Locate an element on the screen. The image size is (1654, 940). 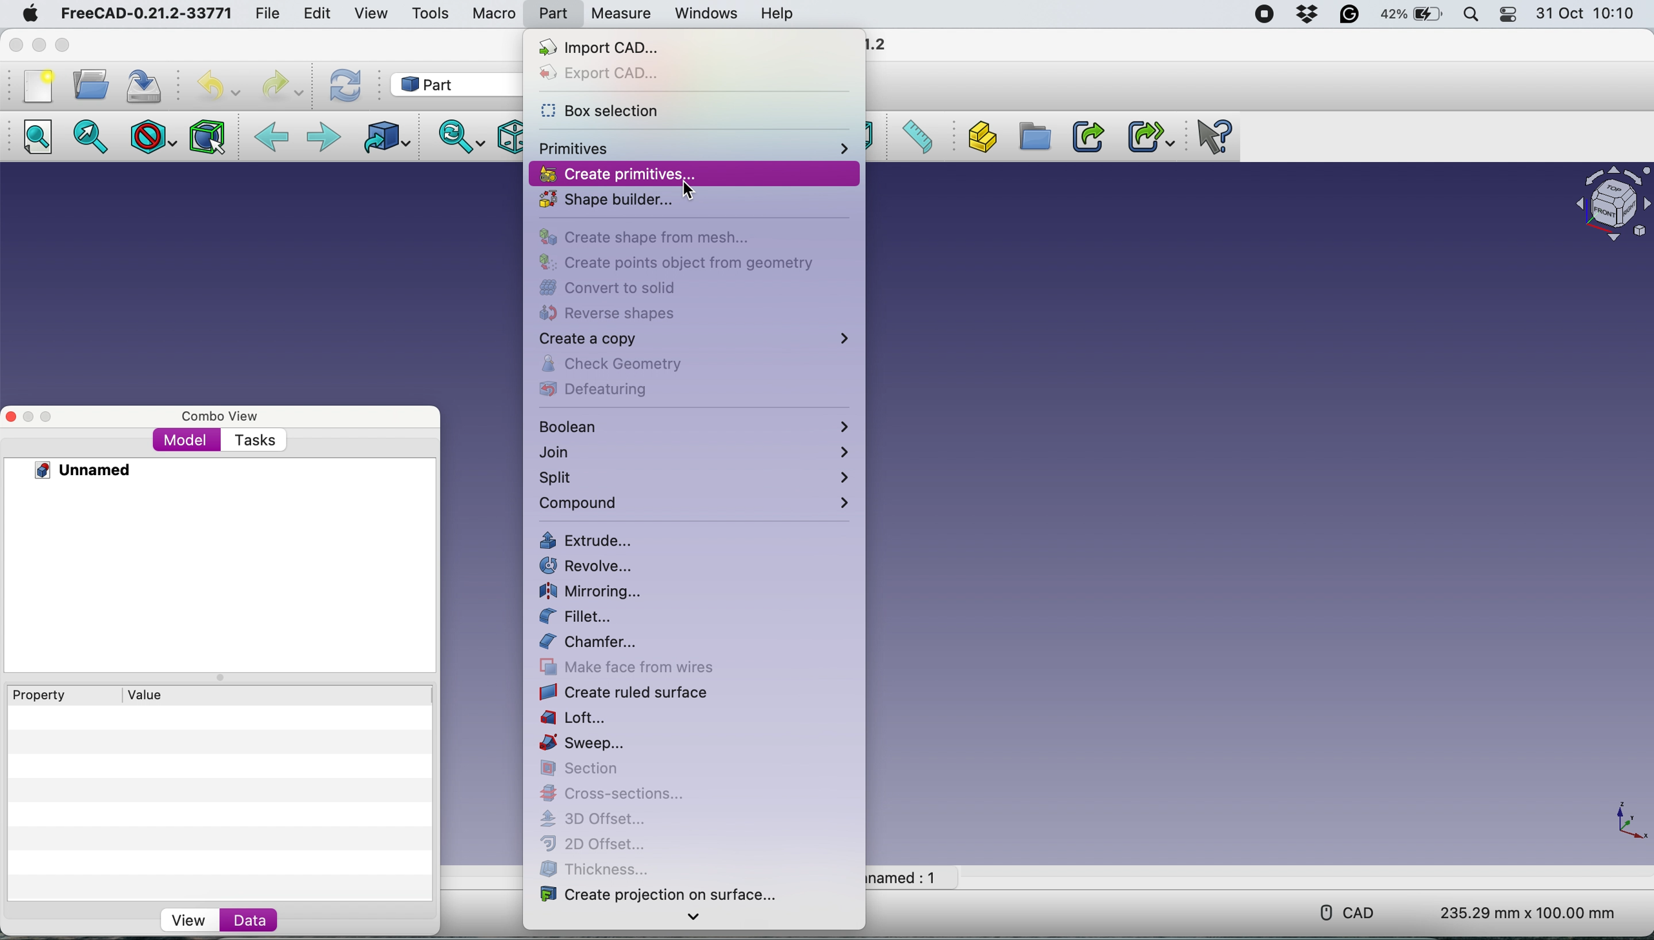
Fit selection is located at coordinates (86, 136).